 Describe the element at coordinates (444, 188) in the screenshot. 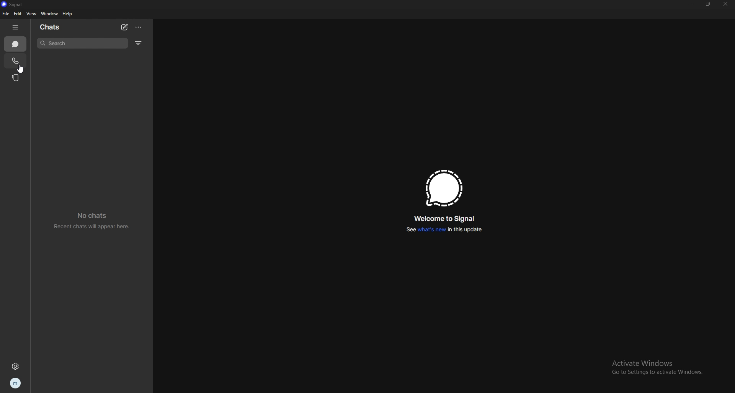

I see `signal logo` at that location.